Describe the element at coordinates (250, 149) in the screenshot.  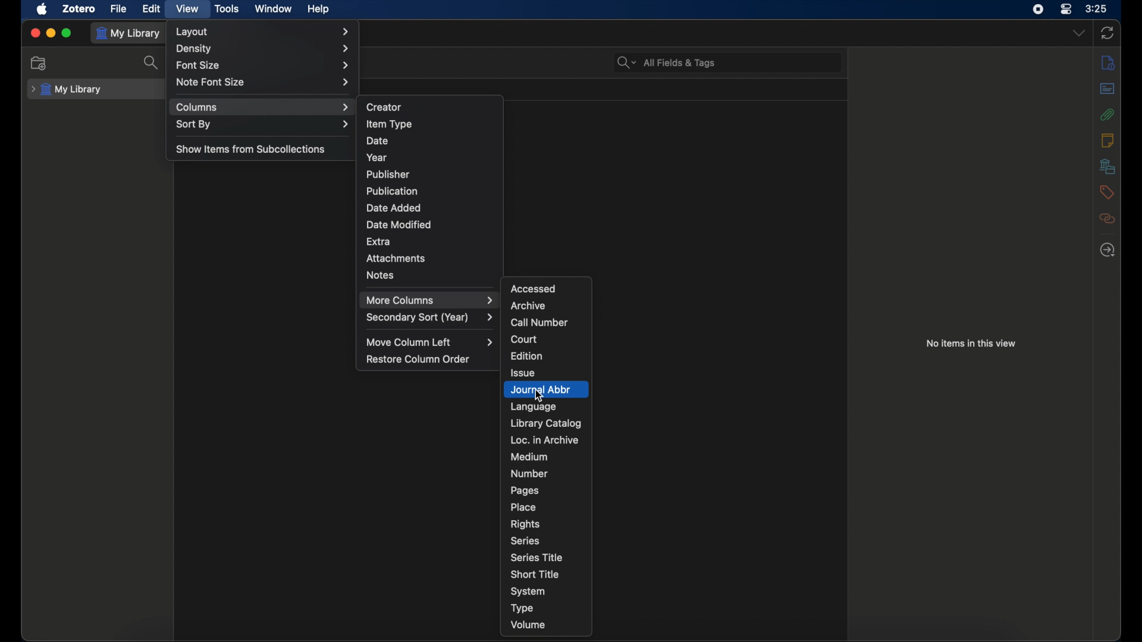
I see `show items from subcollections` at that location.